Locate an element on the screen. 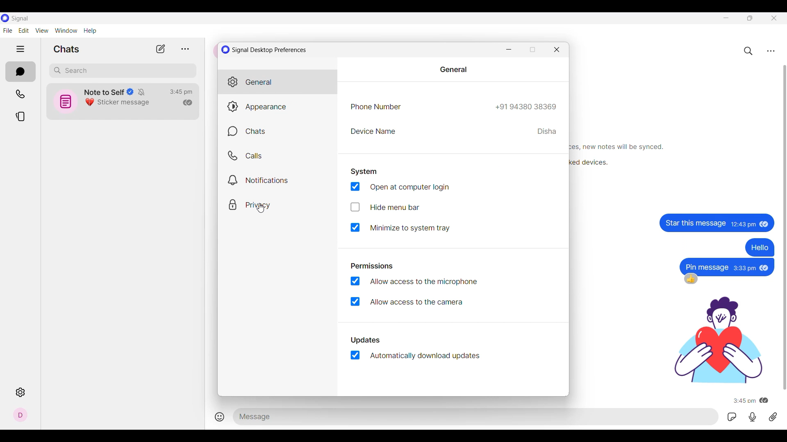  Restore down is located at coordinates (532, 50).